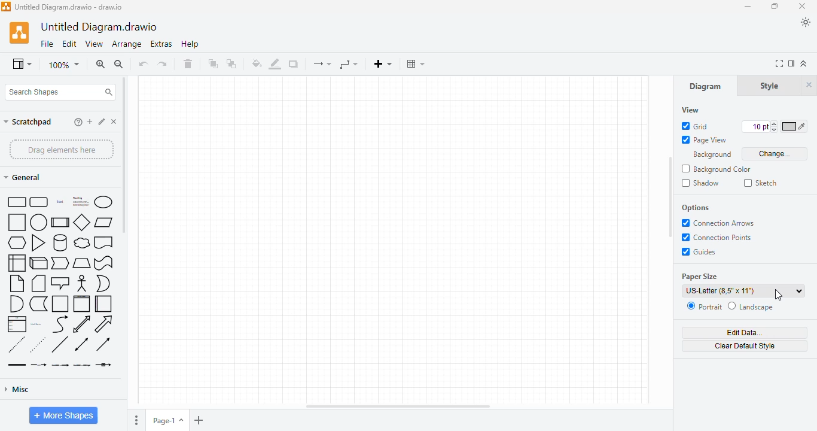  What do you see at coordinates (38, 263) in the screenshot?
I see `cube` at bounding box center [38, 263].